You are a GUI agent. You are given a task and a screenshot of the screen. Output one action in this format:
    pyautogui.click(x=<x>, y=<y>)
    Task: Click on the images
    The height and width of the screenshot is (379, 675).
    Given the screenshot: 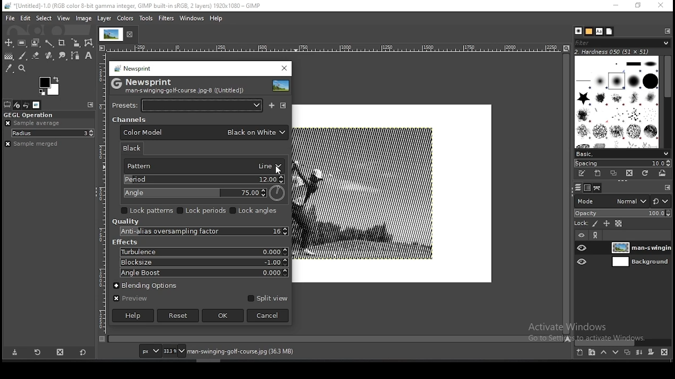 What is the action you would take?
    pyautogui.click(x=35, y=105)
    